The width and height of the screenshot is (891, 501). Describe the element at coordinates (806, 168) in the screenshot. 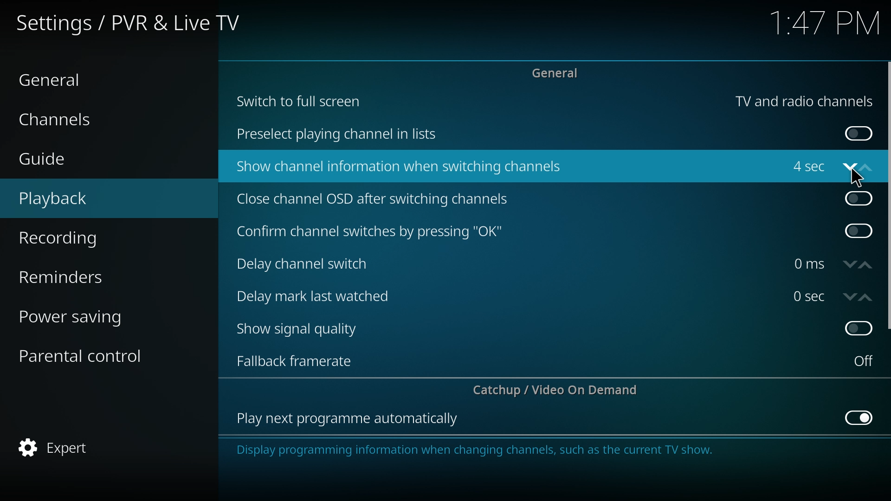

I see `time` at that location.